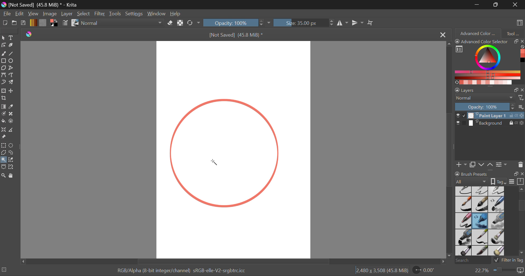 The height and width of the screenshot is (276, 525). I want to click on , so click(20, 14).